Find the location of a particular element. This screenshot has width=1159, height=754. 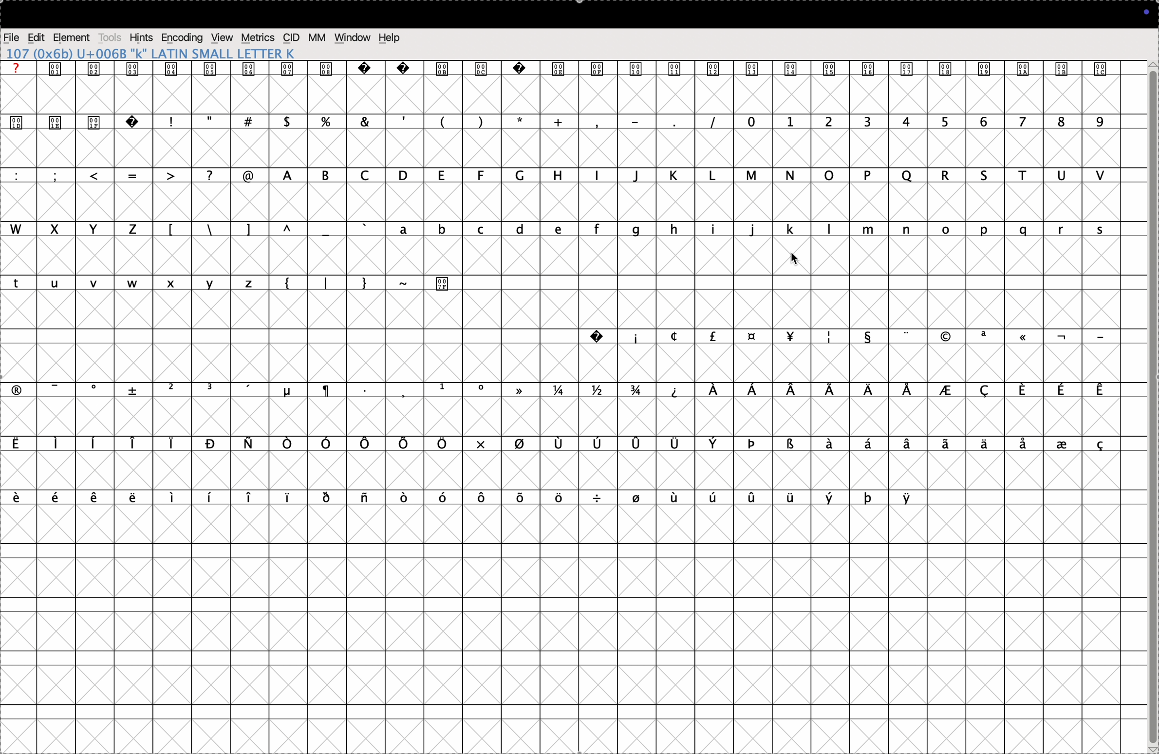

8 is located at coordinates (1058, 126).